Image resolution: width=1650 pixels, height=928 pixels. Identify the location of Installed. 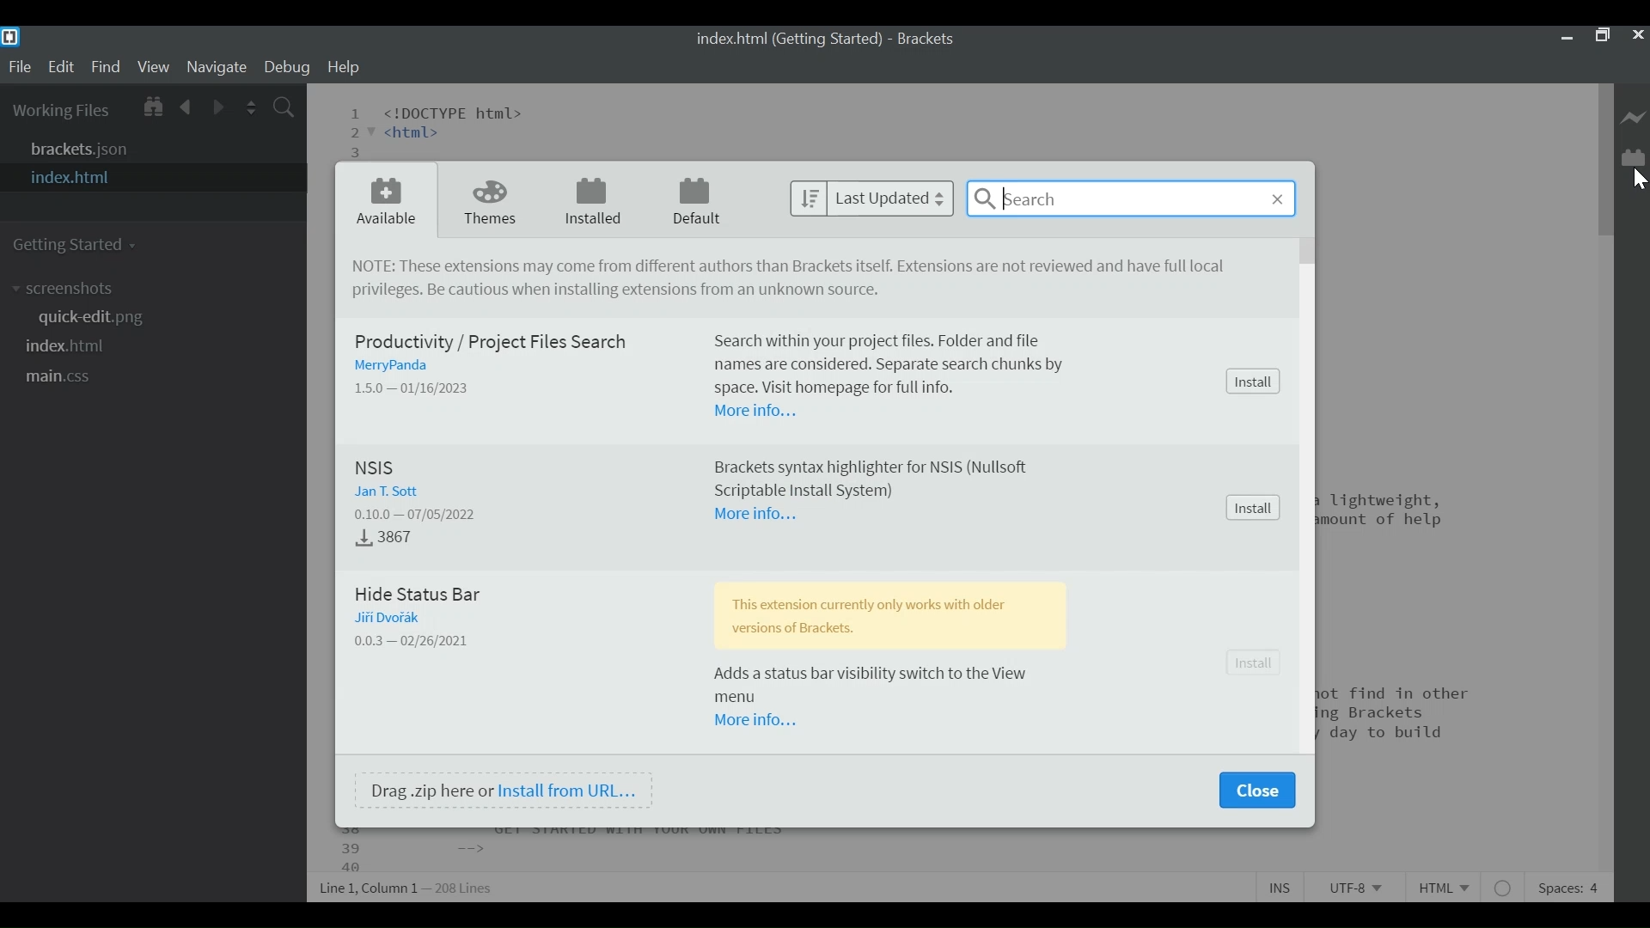
(592, 202).